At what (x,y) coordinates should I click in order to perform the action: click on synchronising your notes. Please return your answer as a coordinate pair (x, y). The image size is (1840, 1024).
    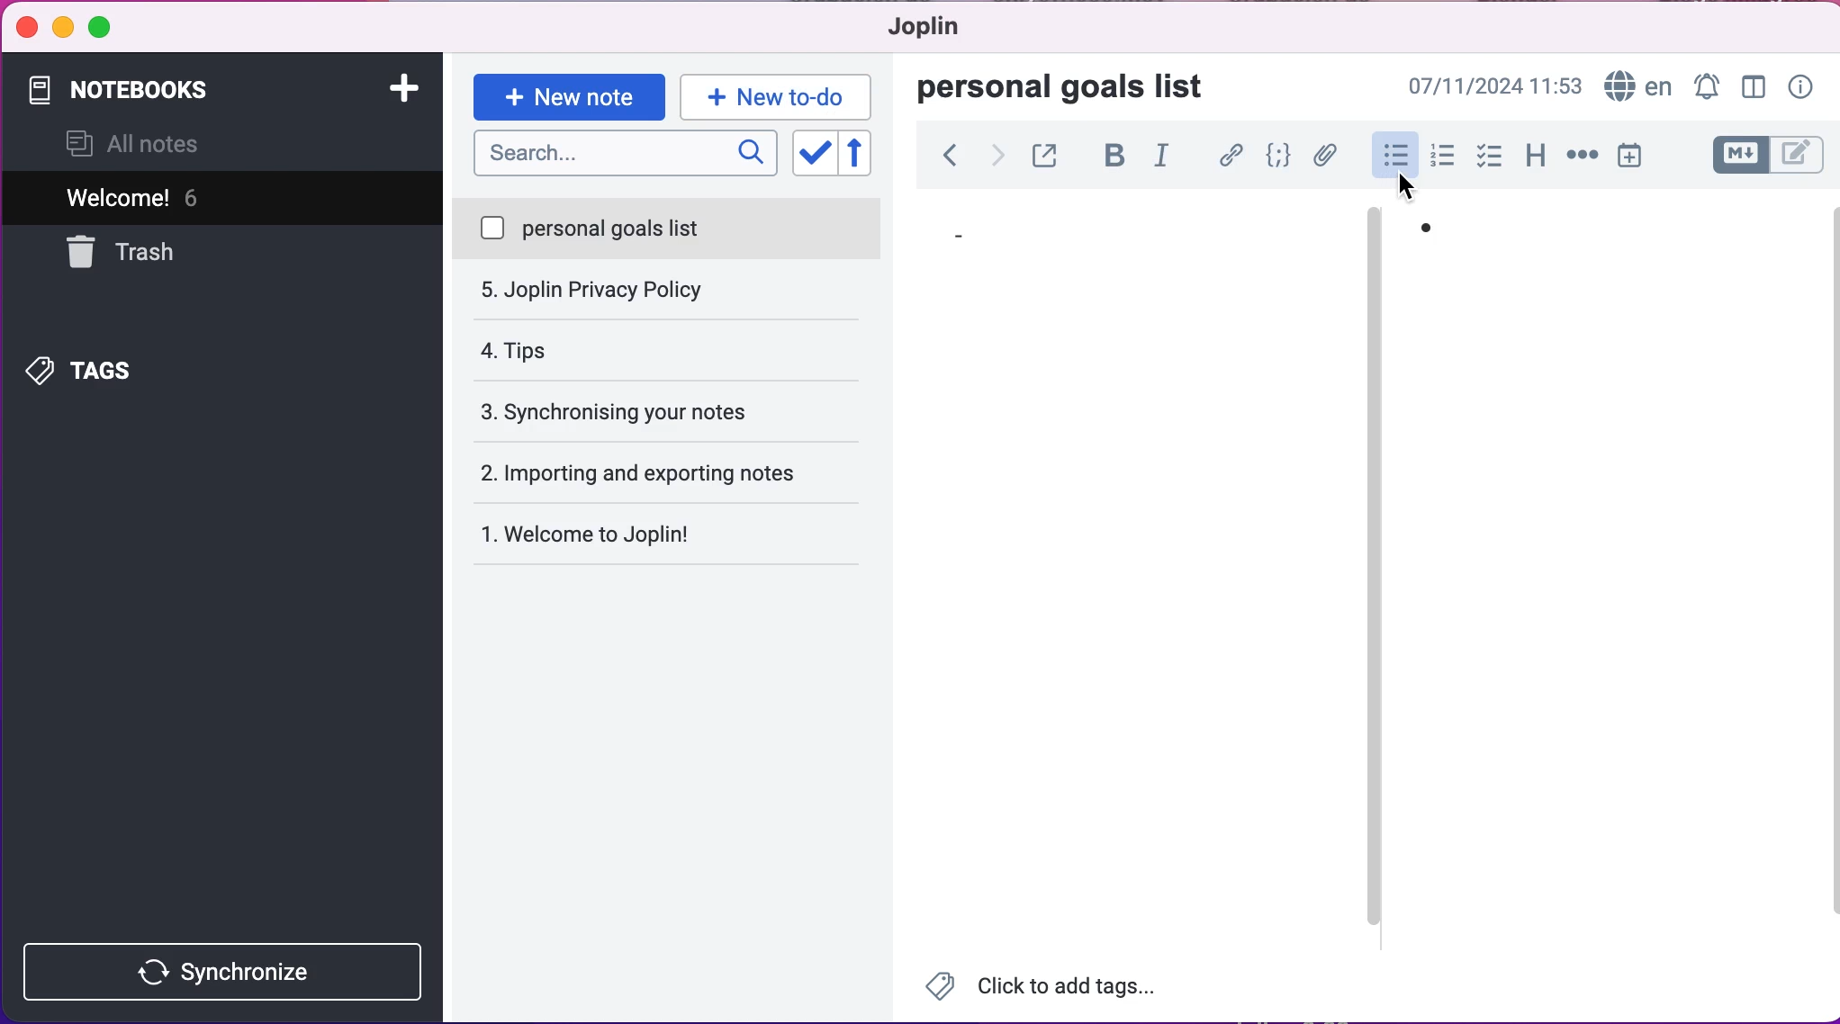
    Looking at the image, I should click on (668, 350).